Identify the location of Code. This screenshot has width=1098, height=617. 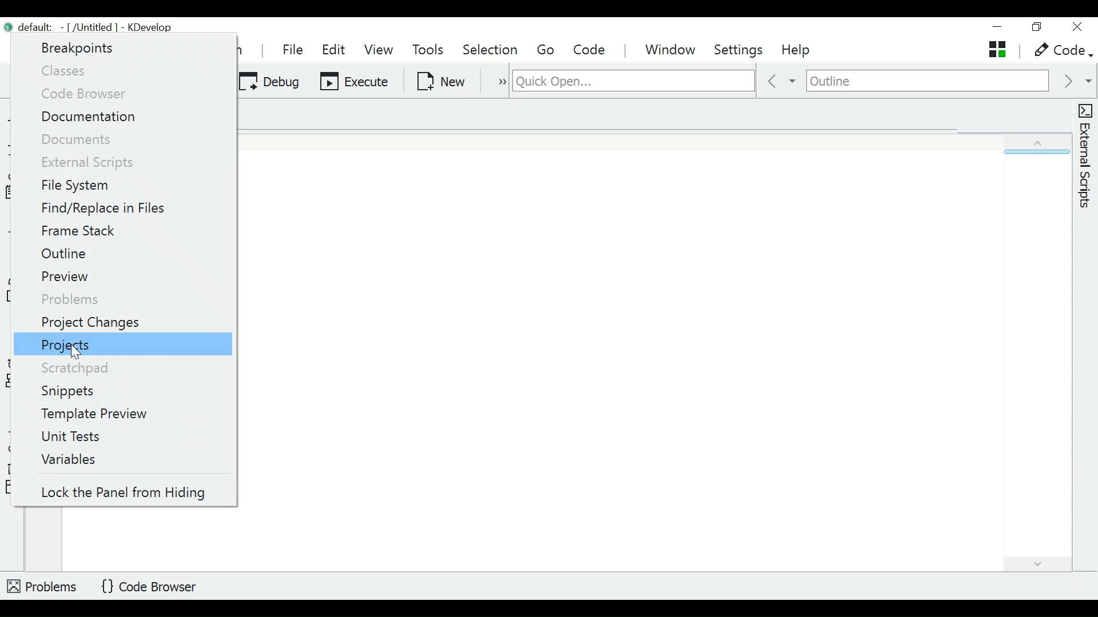
(592, 50).